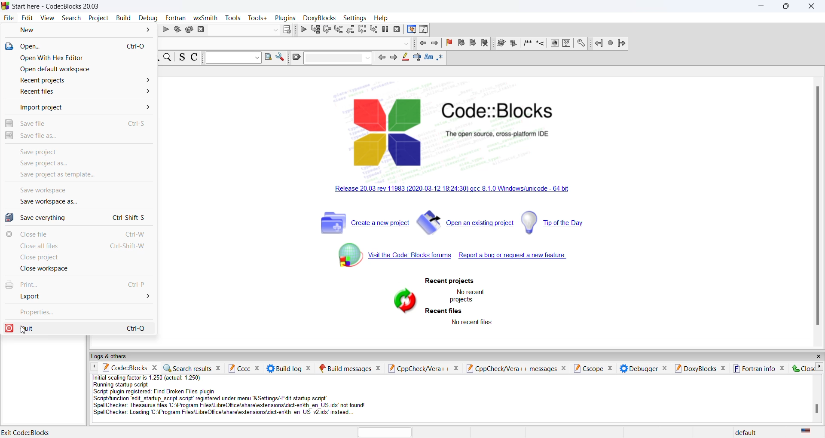 The image size is (825, 438). Describe the element at coordinates (381, 18) in the screenshot. I see `help` at that location.